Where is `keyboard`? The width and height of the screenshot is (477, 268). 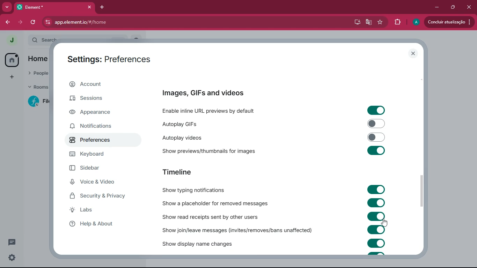 keyboard is located at coordinates (99, 155).